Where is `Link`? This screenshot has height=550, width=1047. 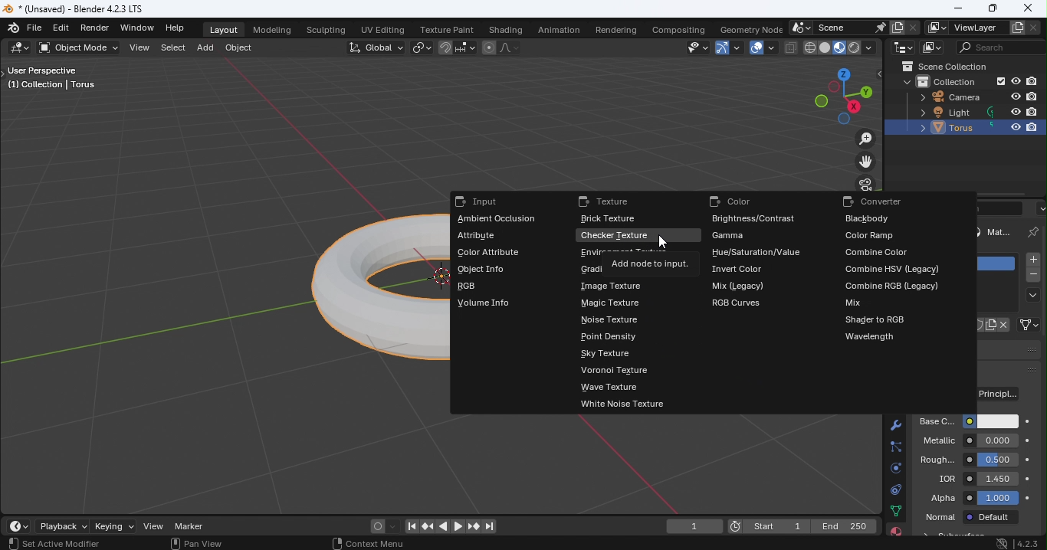 Link is located at coordinates (1029, 324).